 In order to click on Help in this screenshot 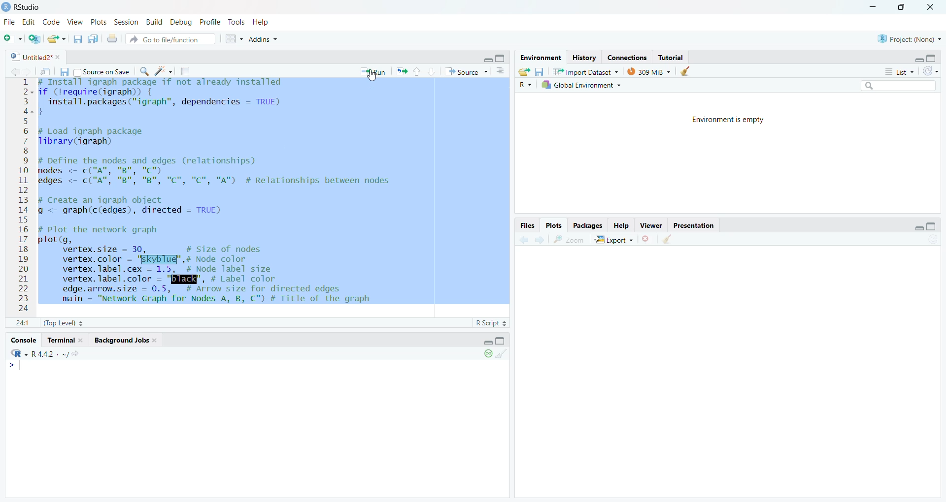, I will do `click(620, 224)`.